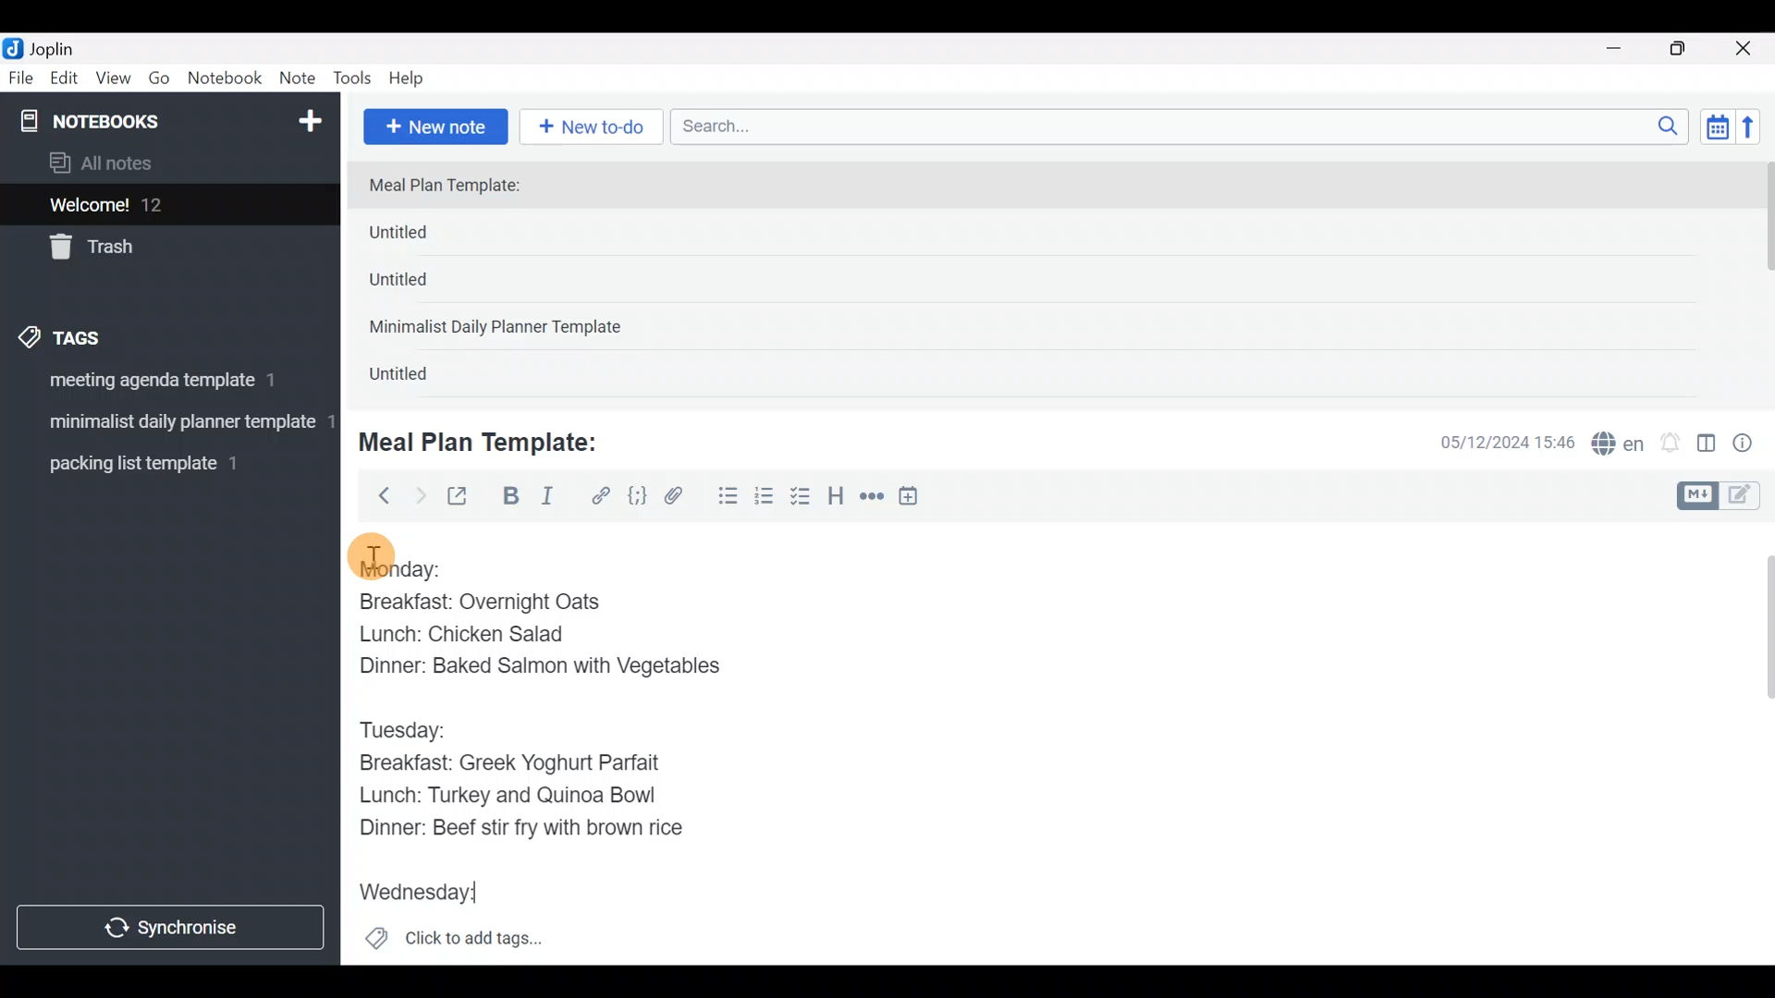 The width and height of the screenshot is (1775, 998). I want to click on Meal Plan Template:, so click(456, 187).